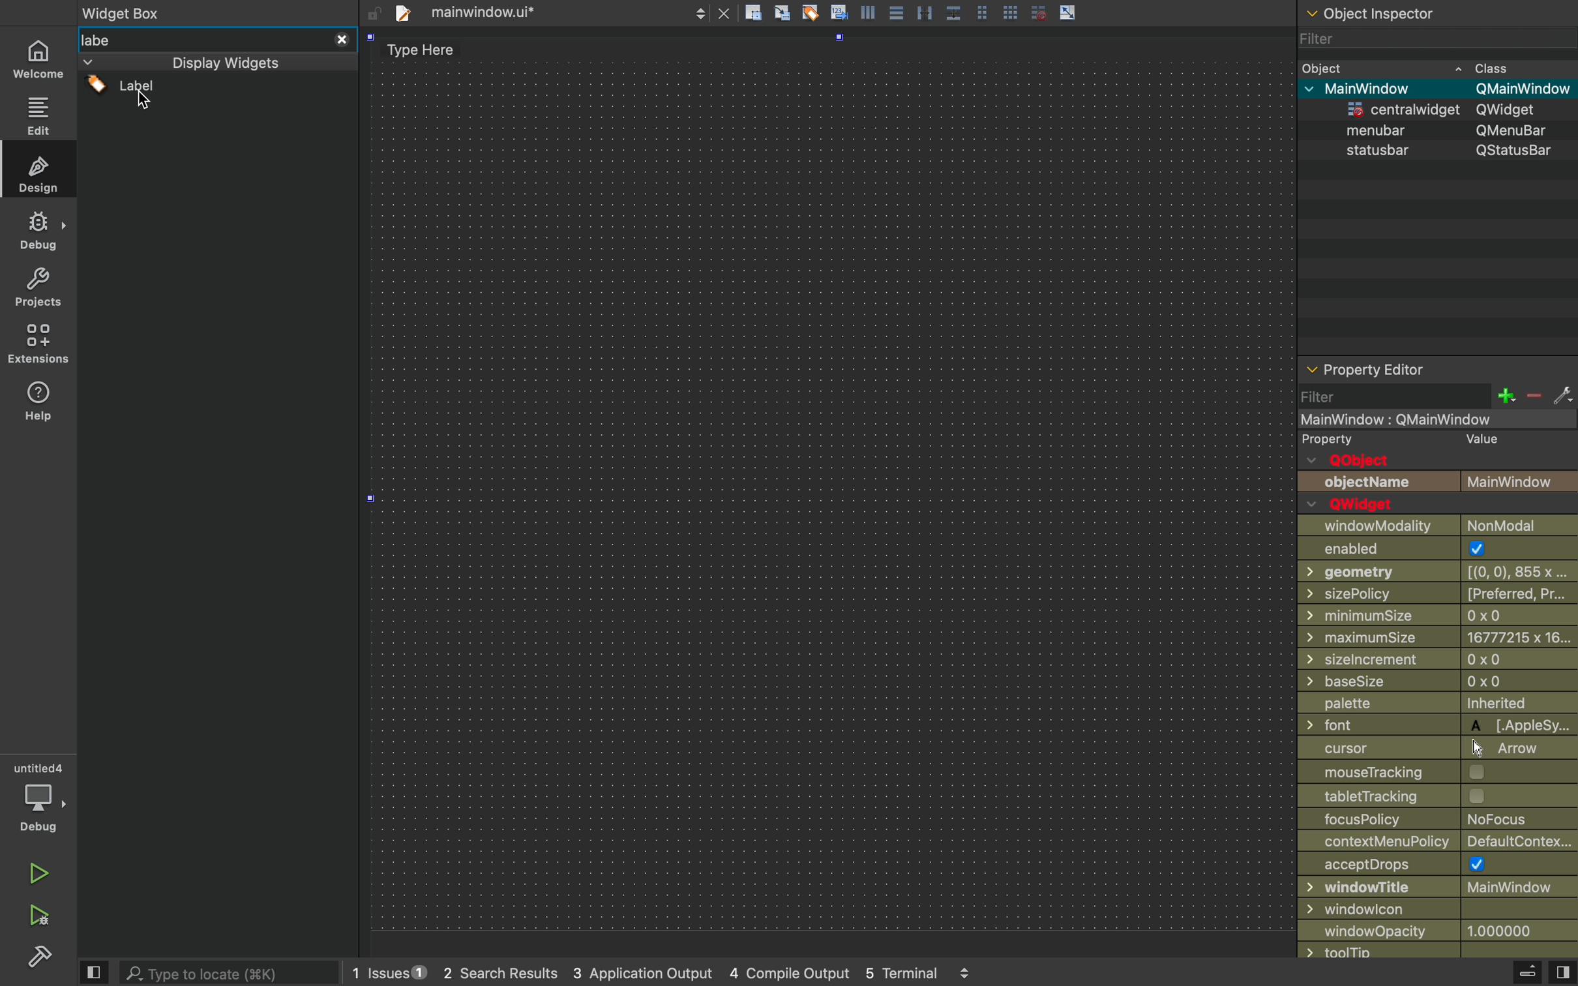 The width and height of the screenshot is (1578, 986). I want to click on filter, so click(1438, 396).